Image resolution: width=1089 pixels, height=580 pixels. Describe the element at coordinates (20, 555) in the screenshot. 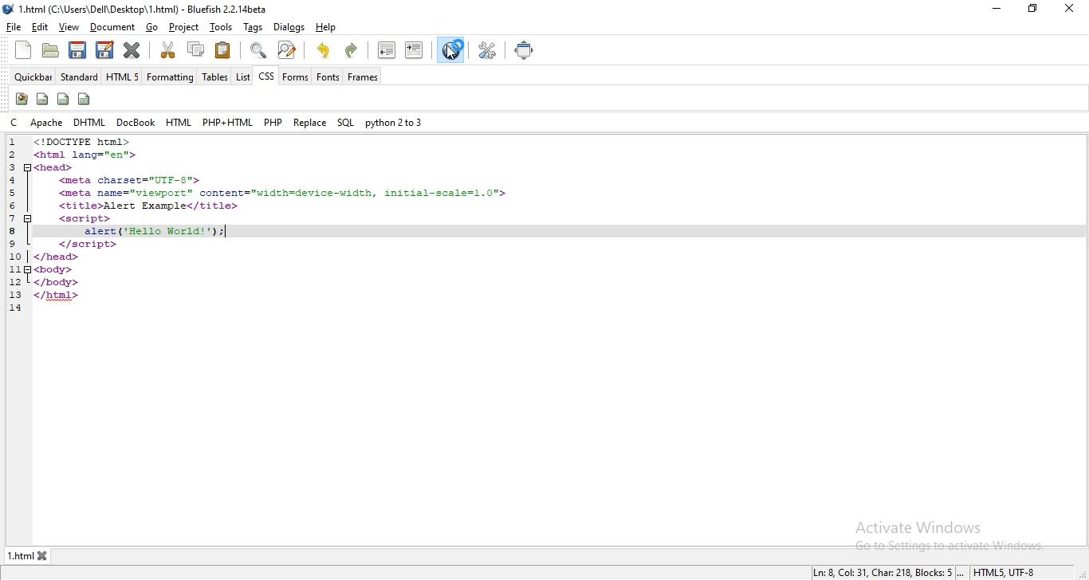

I see `1.html` at that location.